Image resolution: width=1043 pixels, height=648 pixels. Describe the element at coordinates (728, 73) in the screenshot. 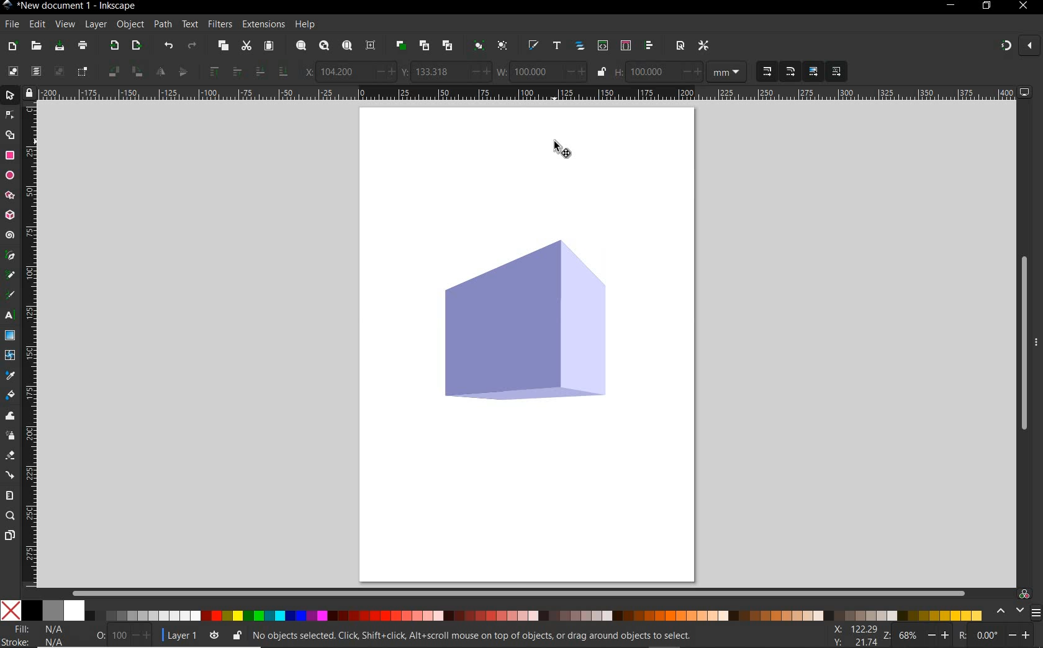

I see `measurement` at that location.